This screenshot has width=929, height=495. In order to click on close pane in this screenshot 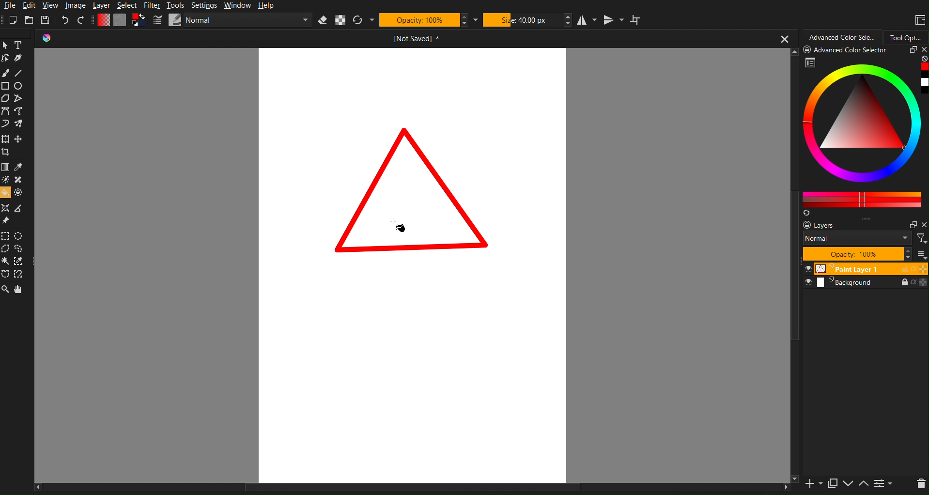, I will do `click(923, 225)`.